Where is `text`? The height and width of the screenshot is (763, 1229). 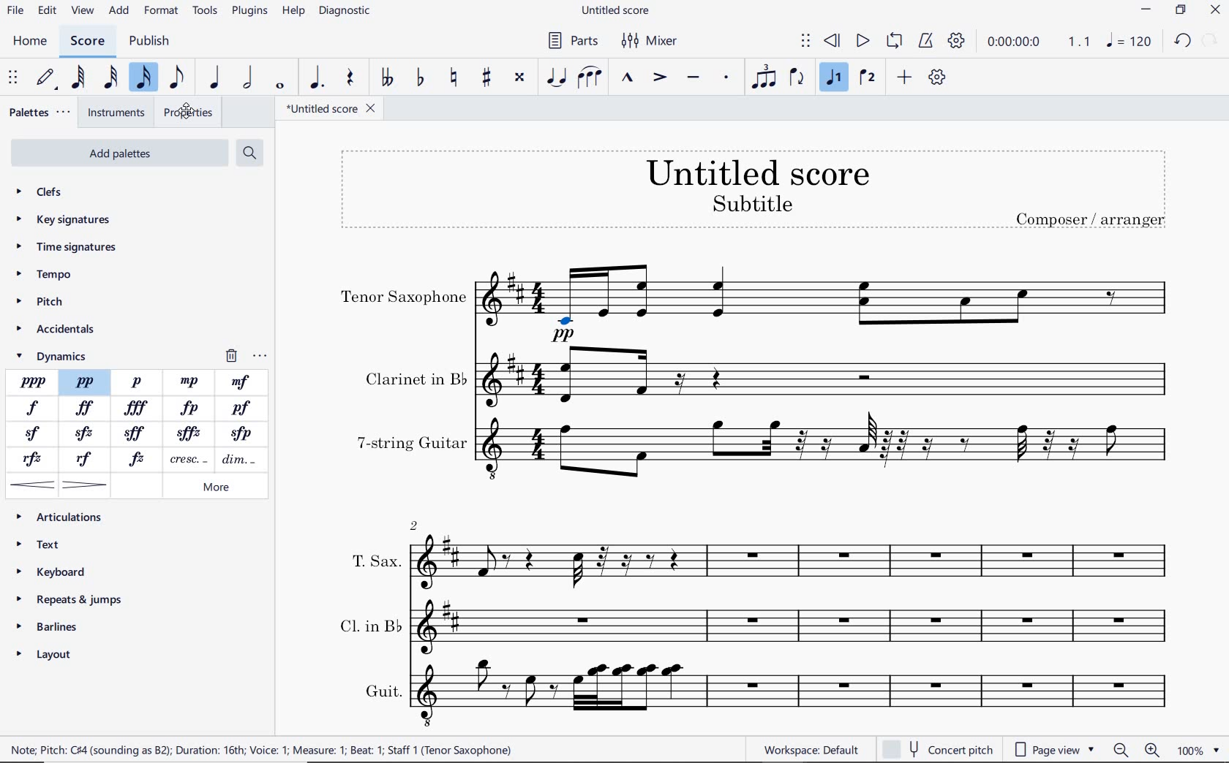
text is located at coordinates (368, 623).